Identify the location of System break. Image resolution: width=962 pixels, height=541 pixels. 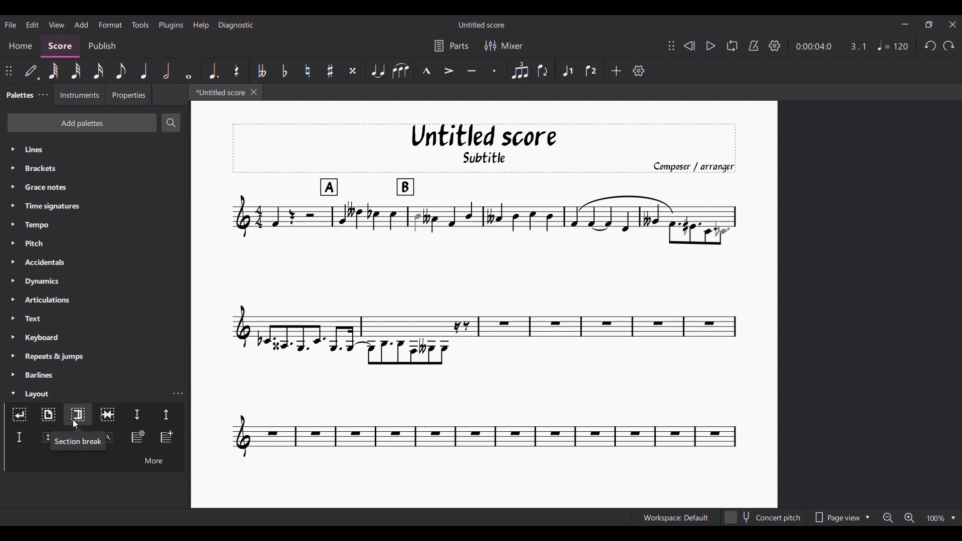
(19, 414).